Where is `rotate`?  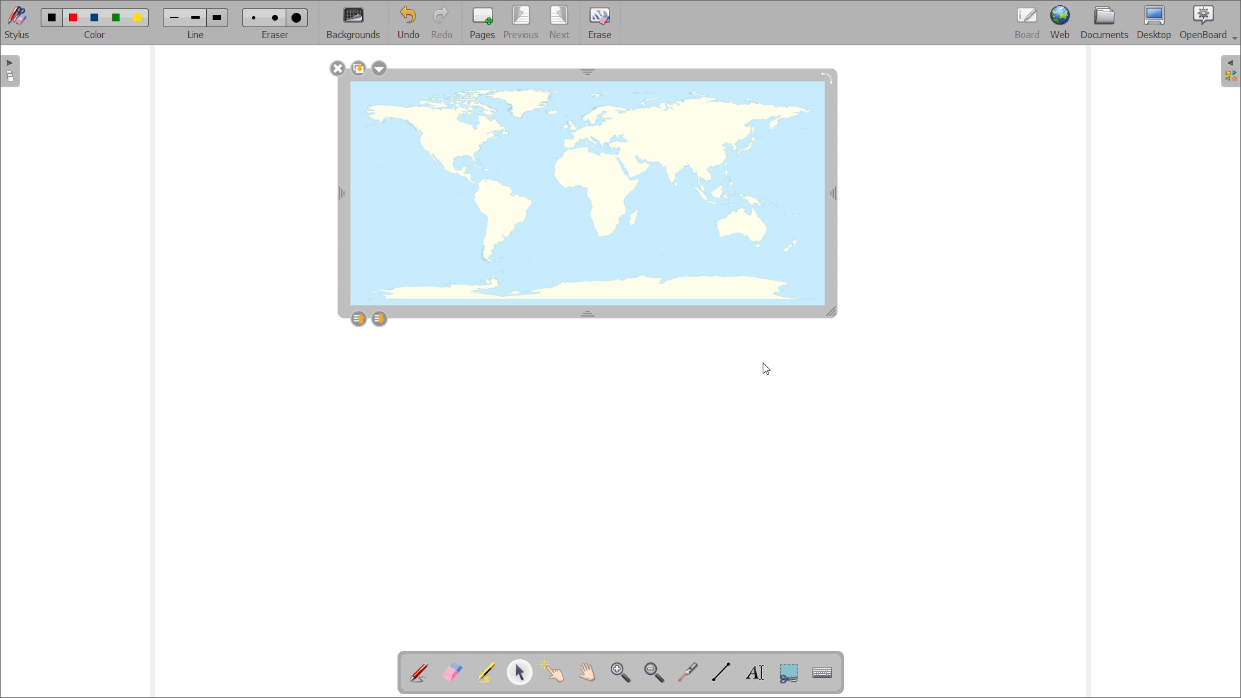 rotate is located at coordinates (826, 76).